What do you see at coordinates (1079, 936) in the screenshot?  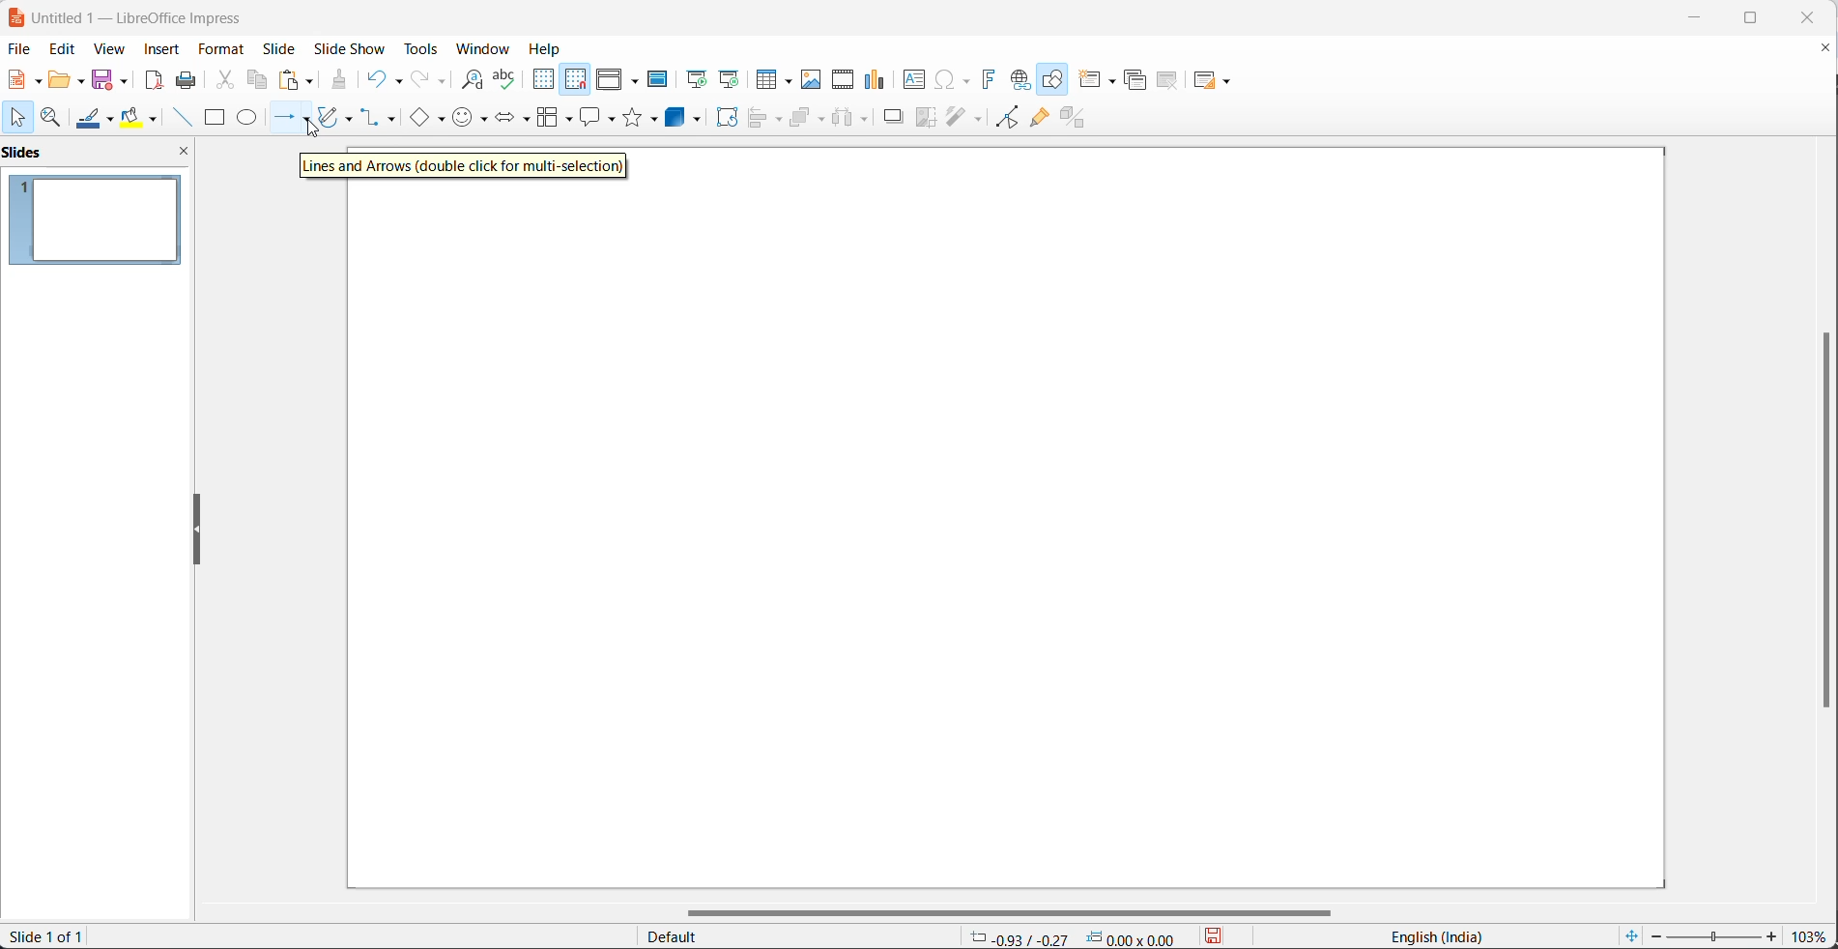 I see `-0.93/0.27 0.00*0.00` at bounding box center [1079, 936].